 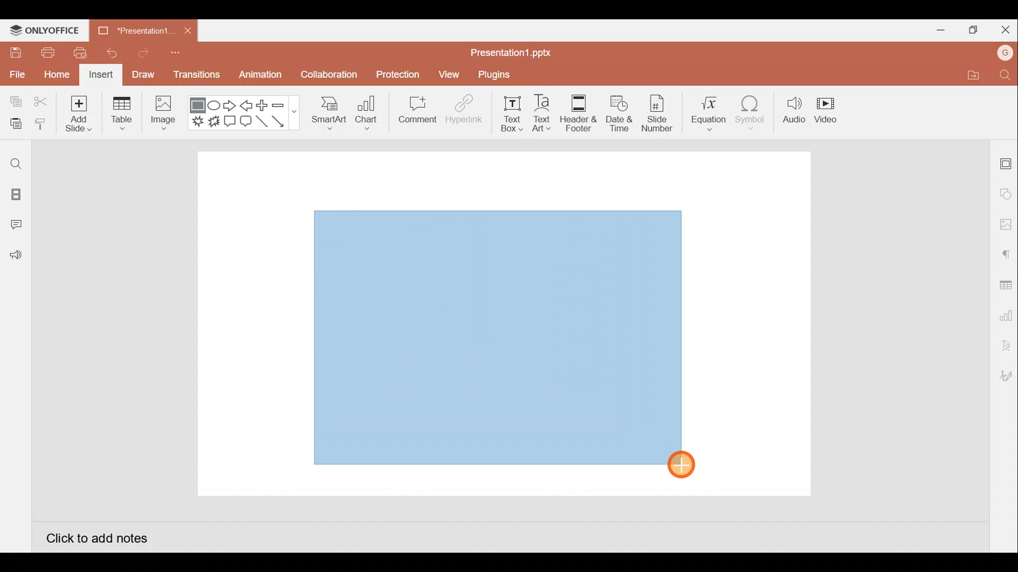 I want to click on Save, so click(x=14, y=52).